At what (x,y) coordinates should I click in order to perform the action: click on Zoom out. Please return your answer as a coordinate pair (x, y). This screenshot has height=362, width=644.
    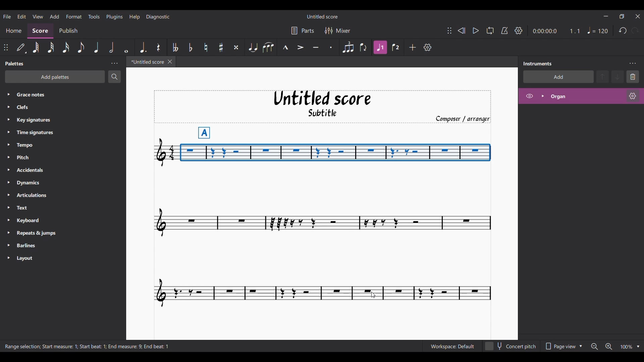
    Looking at the image, I should click on (594, 347).